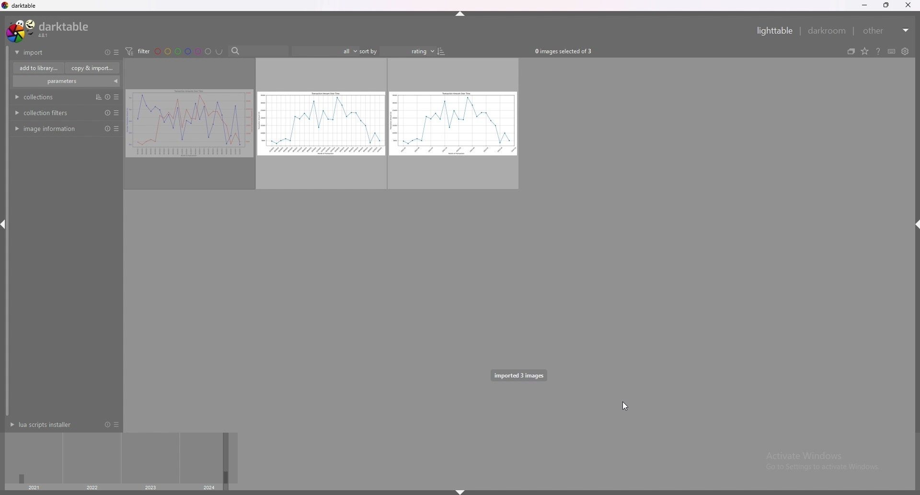  Describe the element at coordinates (108, 53) in the screenshot. I see `reset` at that location.